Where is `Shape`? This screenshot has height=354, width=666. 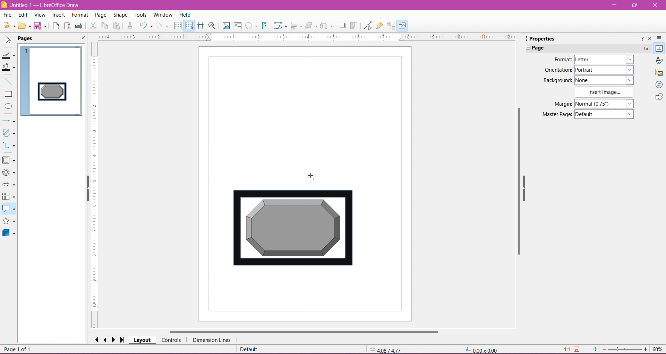
Shape is located at coordinates (120, 15).